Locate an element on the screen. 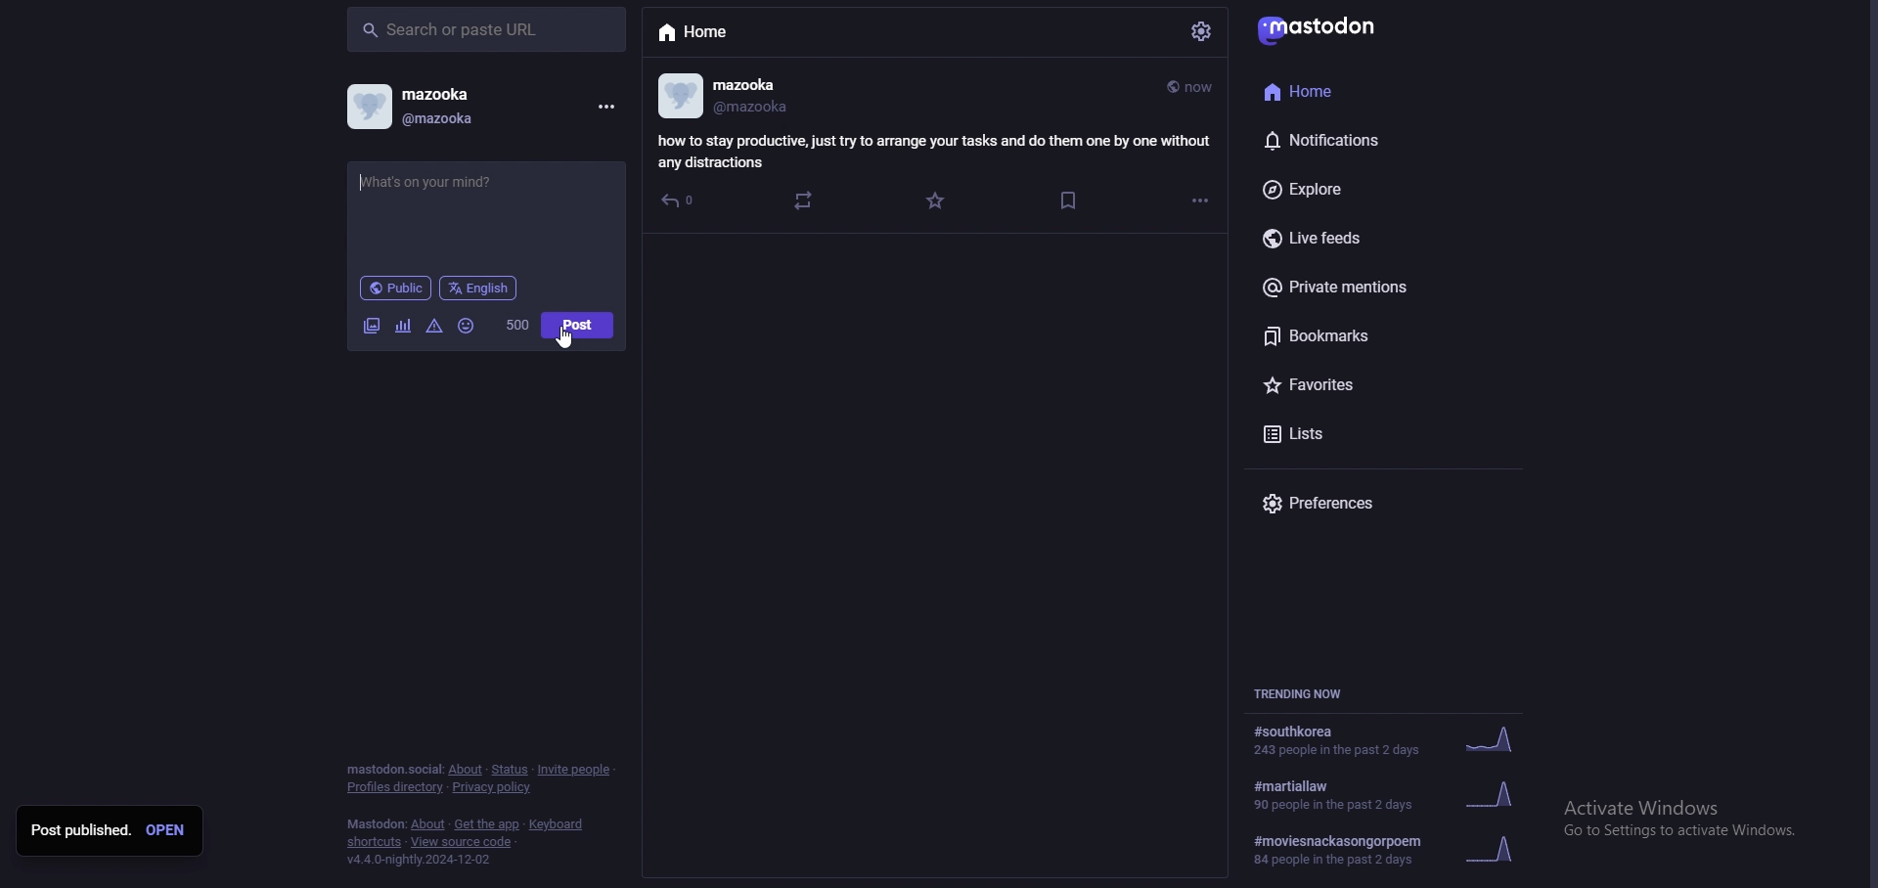 This screenshot has width=1878, height=888. reply is located at coordinates (684, 202).